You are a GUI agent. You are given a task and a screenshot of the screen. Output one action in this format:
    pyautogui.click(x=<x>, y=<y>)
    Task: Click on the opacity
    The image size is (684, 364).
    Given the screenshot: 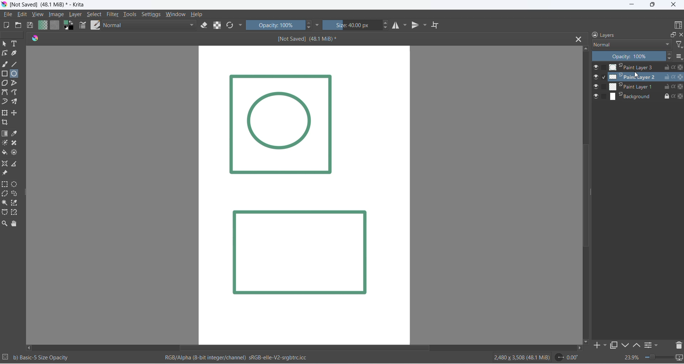 What is the action you would take?
    pyautogui.click(x=633, y=56)
    